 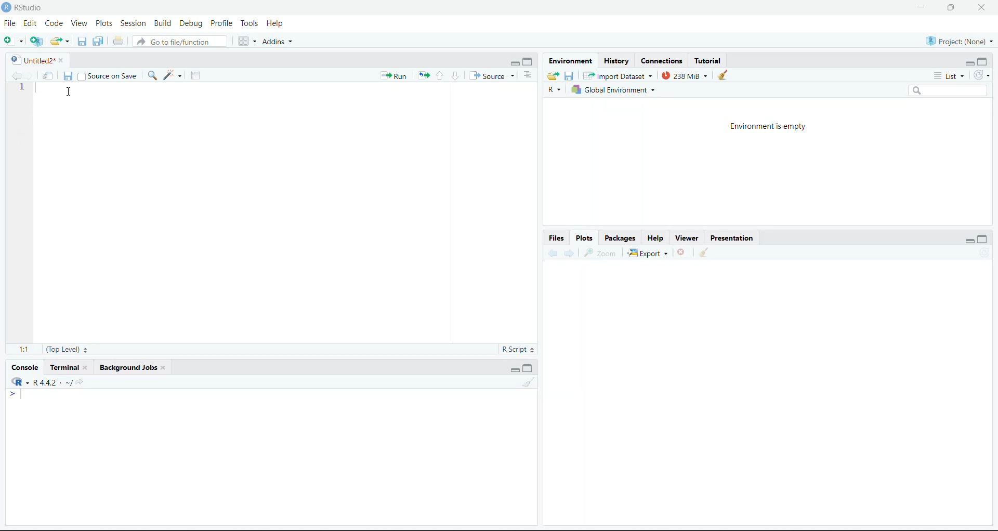 I want to click on Files, so click(x=557, y=238).